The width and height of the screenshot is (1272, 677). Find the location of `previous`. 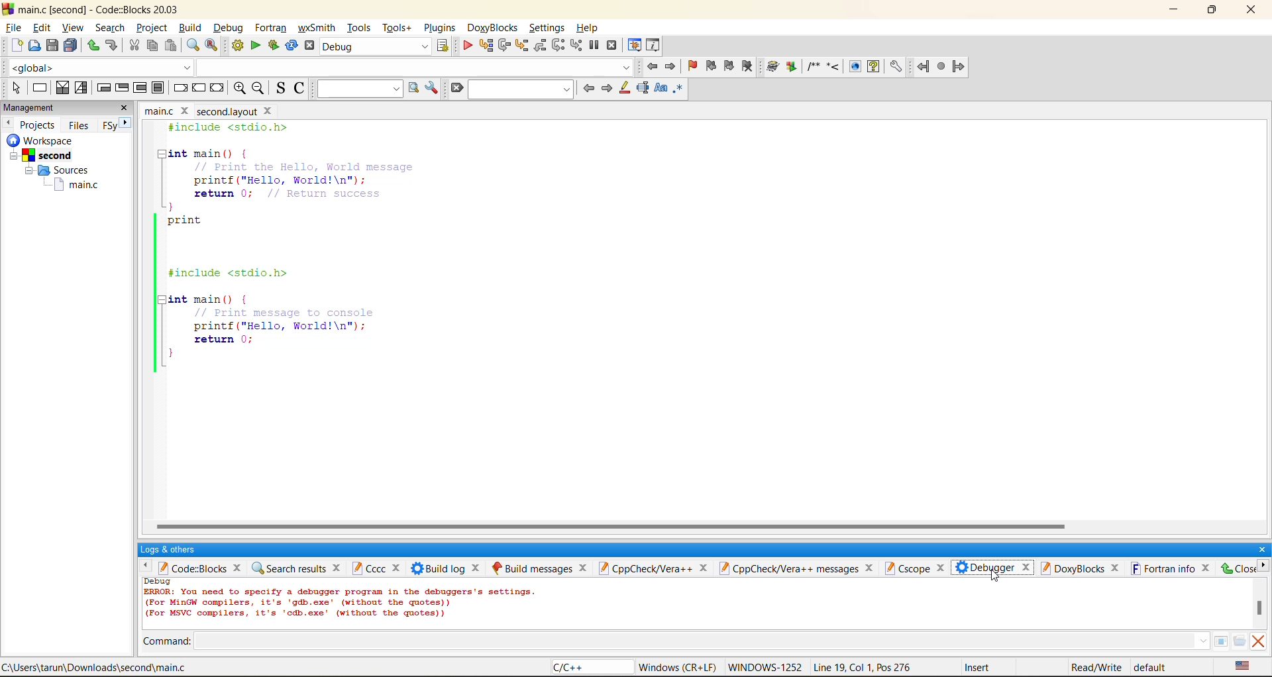

previous is located at coordinates (587, 88).